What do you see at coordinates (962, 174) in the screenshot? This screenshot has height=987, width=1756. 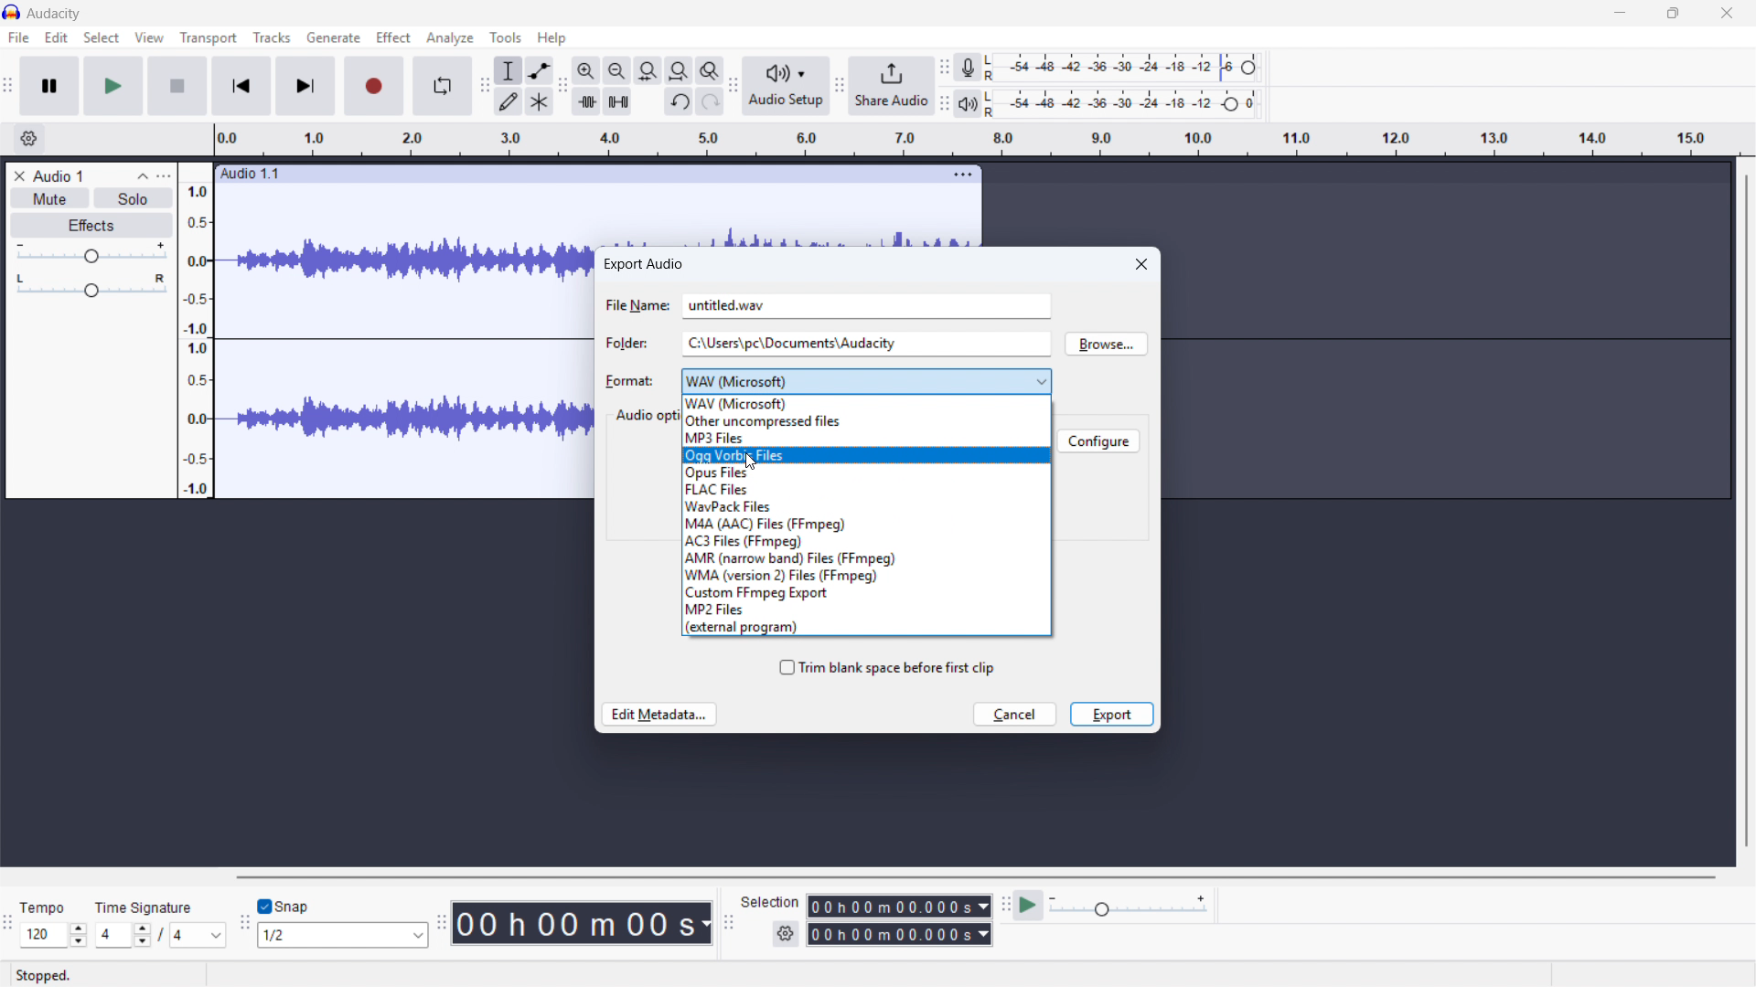 I see `Track options ` at bounding box center [962, 174].